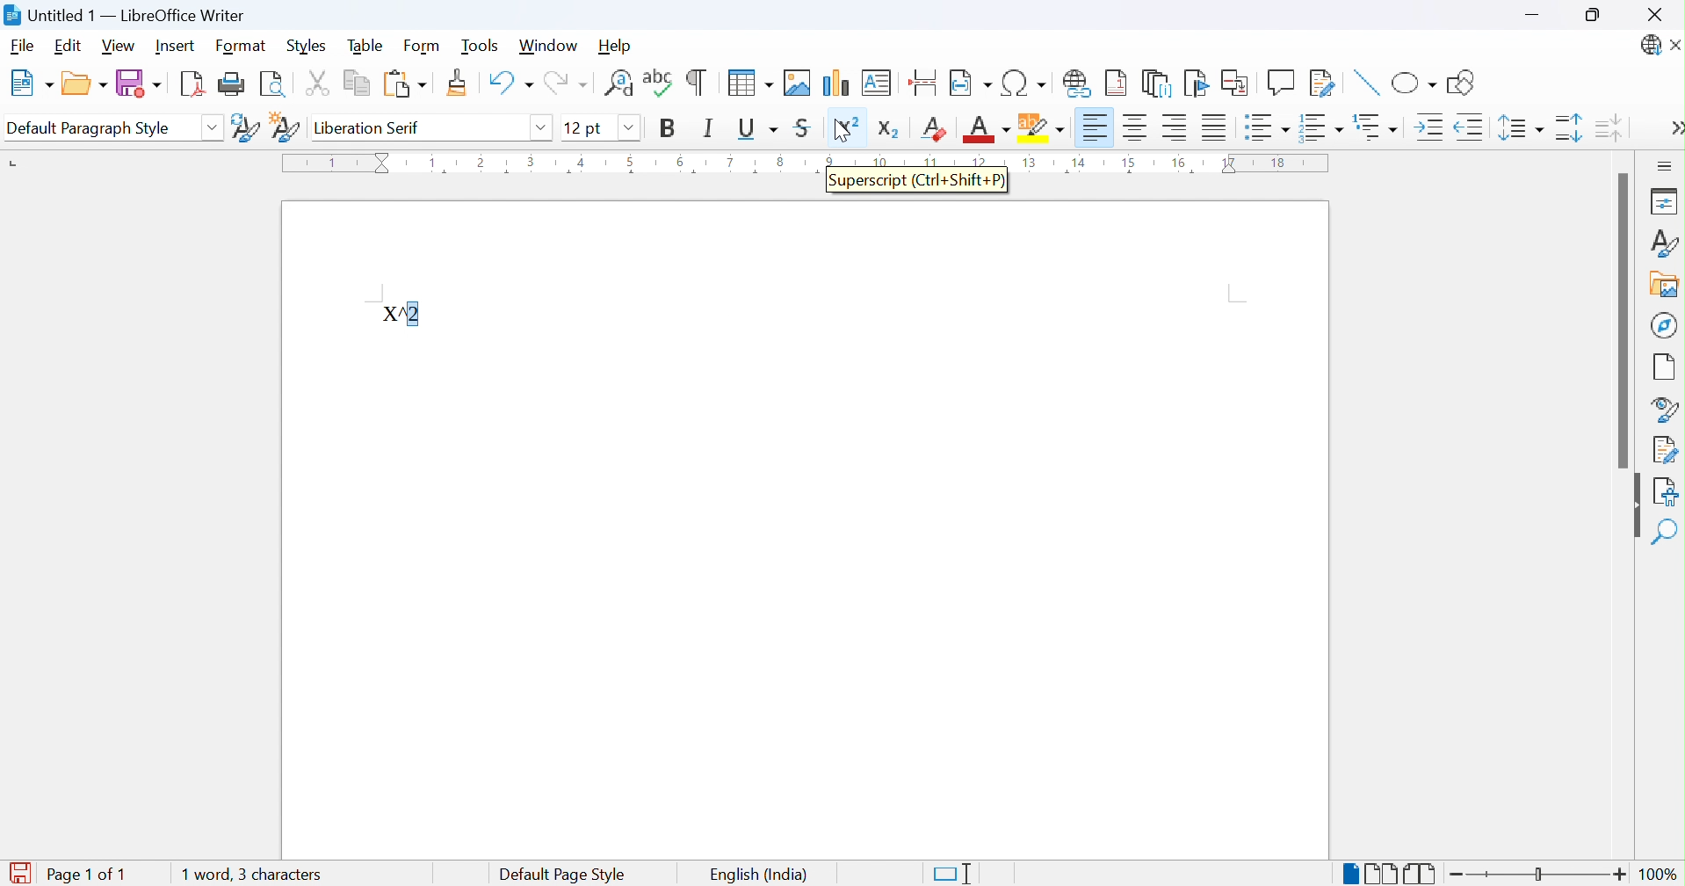 The width and height of the screenshot is (1685, 886). What do you see at coordinates (799, 82) in the screenshot?
I see `Insert image` at bounding box center [799, 82].